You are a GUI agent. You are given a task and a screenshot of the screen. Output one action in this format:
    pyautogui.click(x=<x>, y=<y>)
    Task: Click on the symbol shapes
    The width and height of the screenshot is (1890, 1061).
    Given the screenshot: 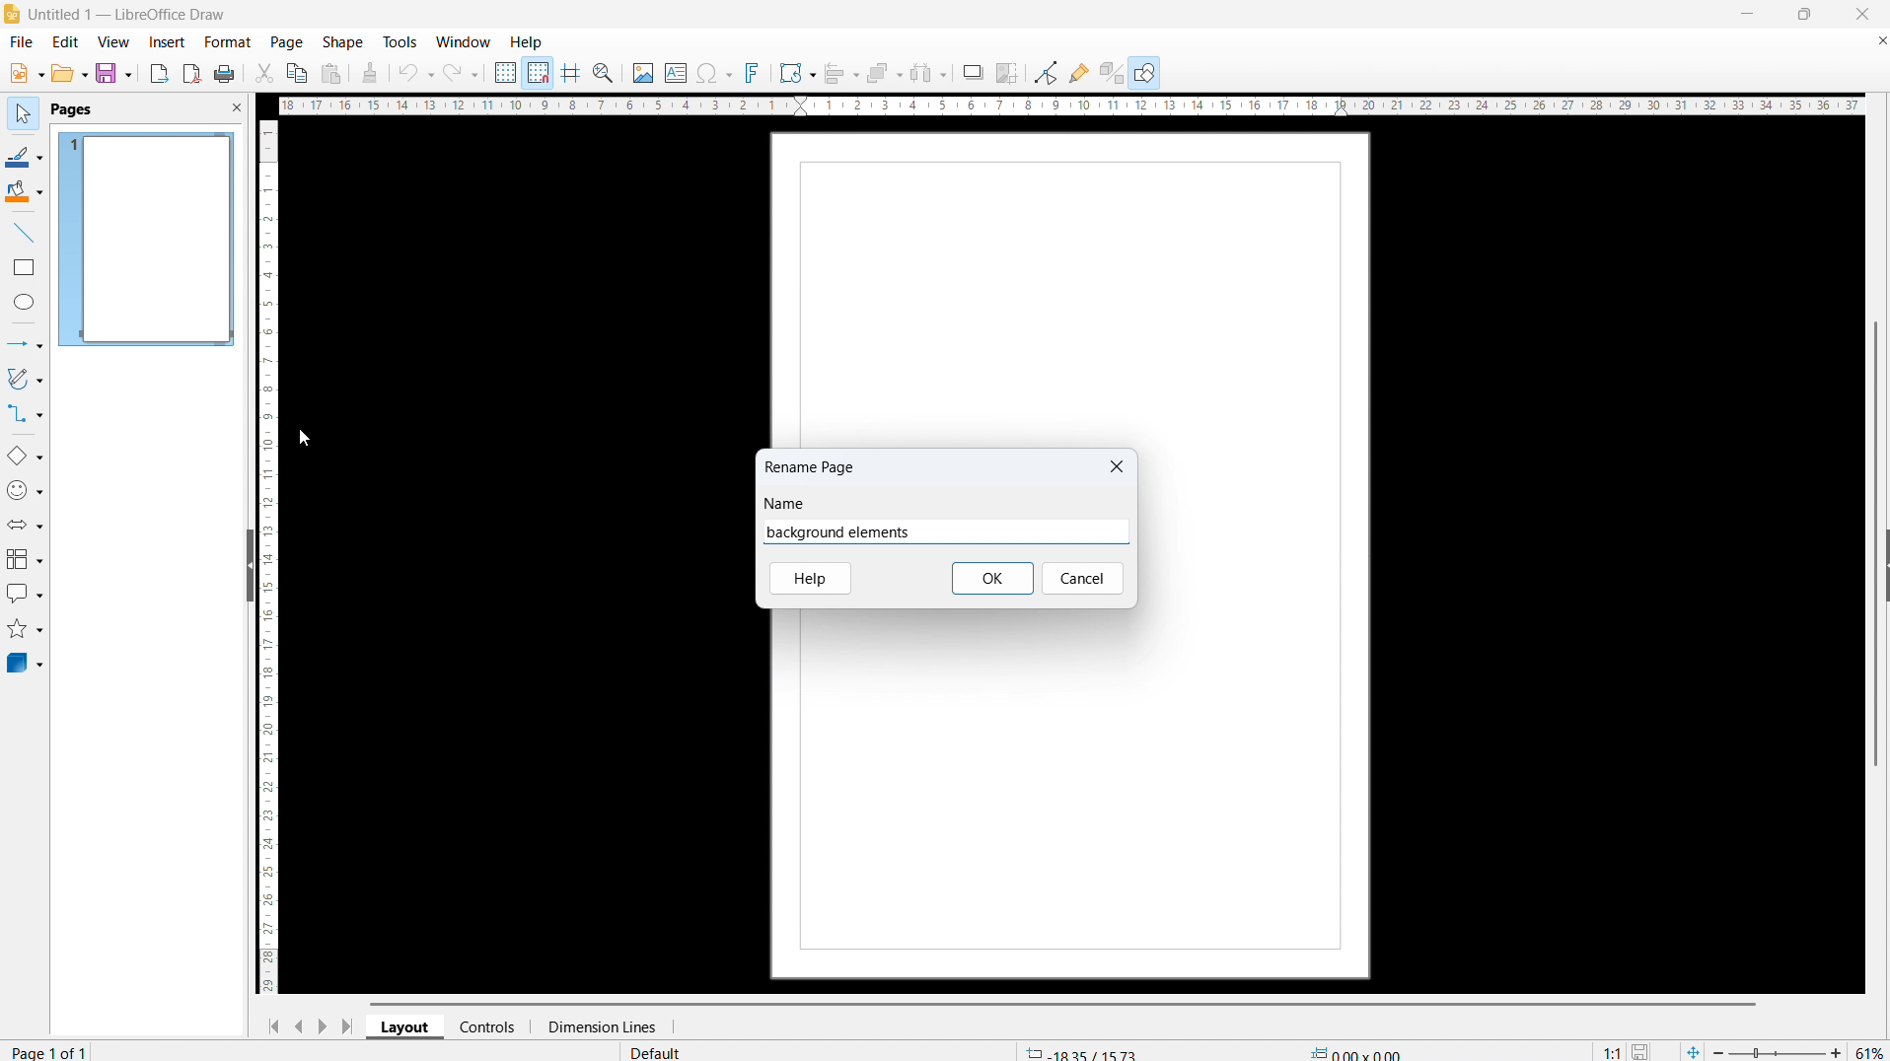 What is the action you would take?
    pyautogui.click(x=25, y=490)
    